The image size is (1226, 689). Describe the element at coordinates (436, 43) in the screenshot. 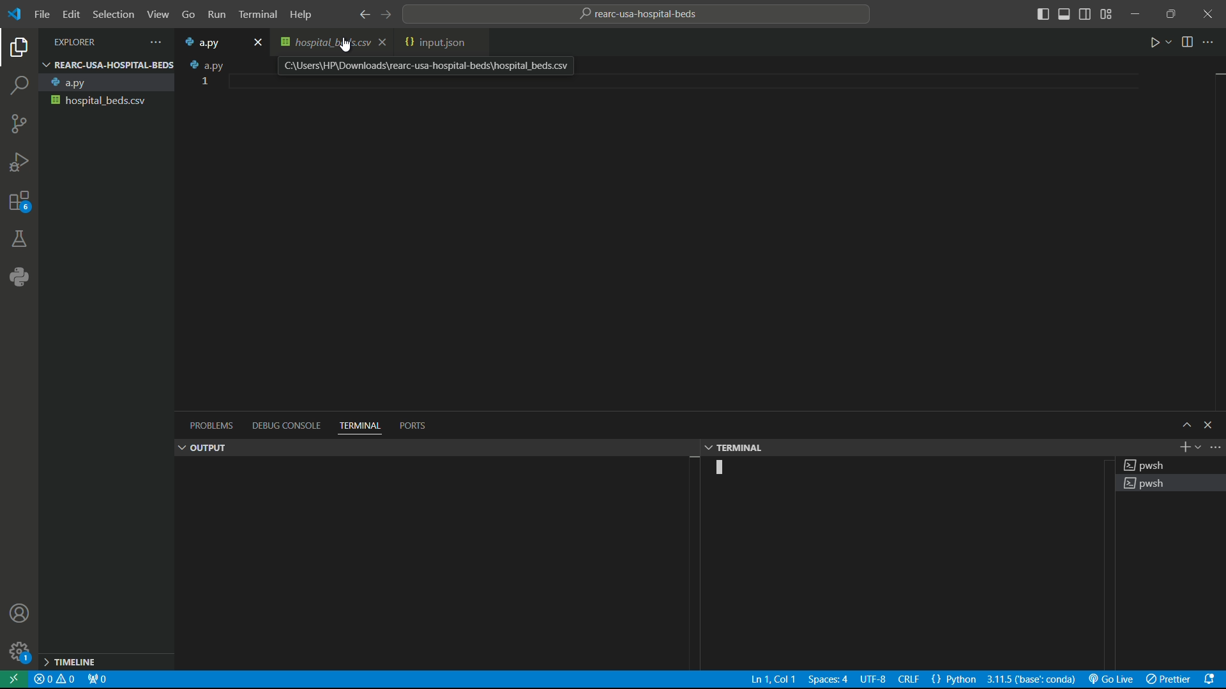

I see `input.json` at that location.